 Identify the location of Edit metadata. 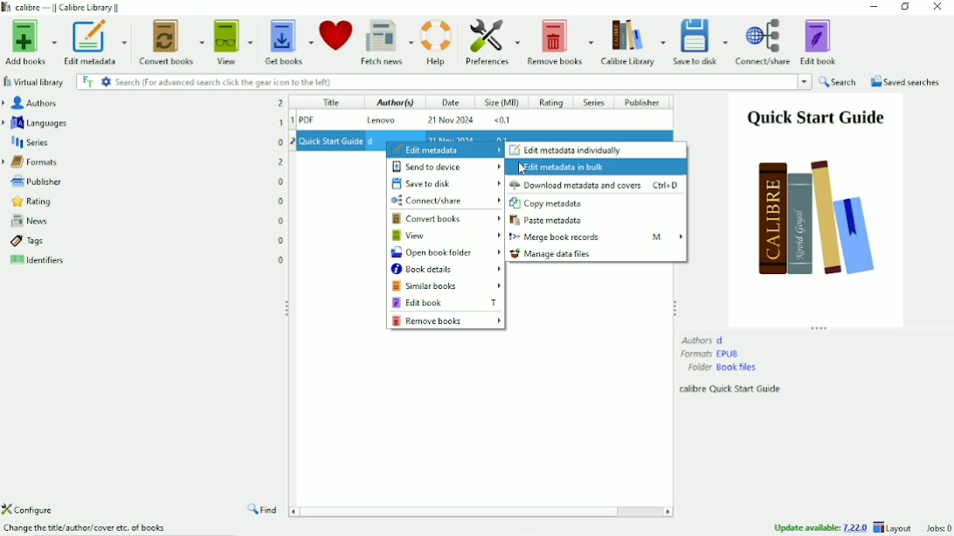
(445, 150).